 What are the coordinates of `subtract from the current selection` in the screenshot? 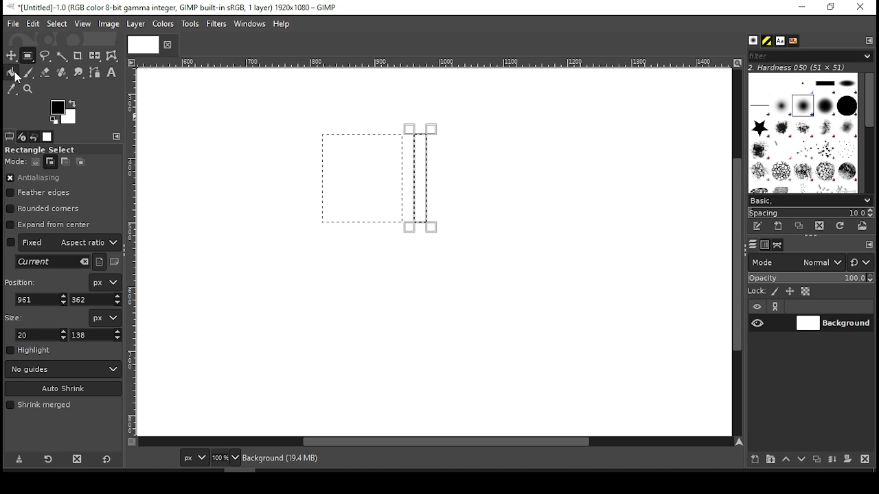 It's located at (65, 162).